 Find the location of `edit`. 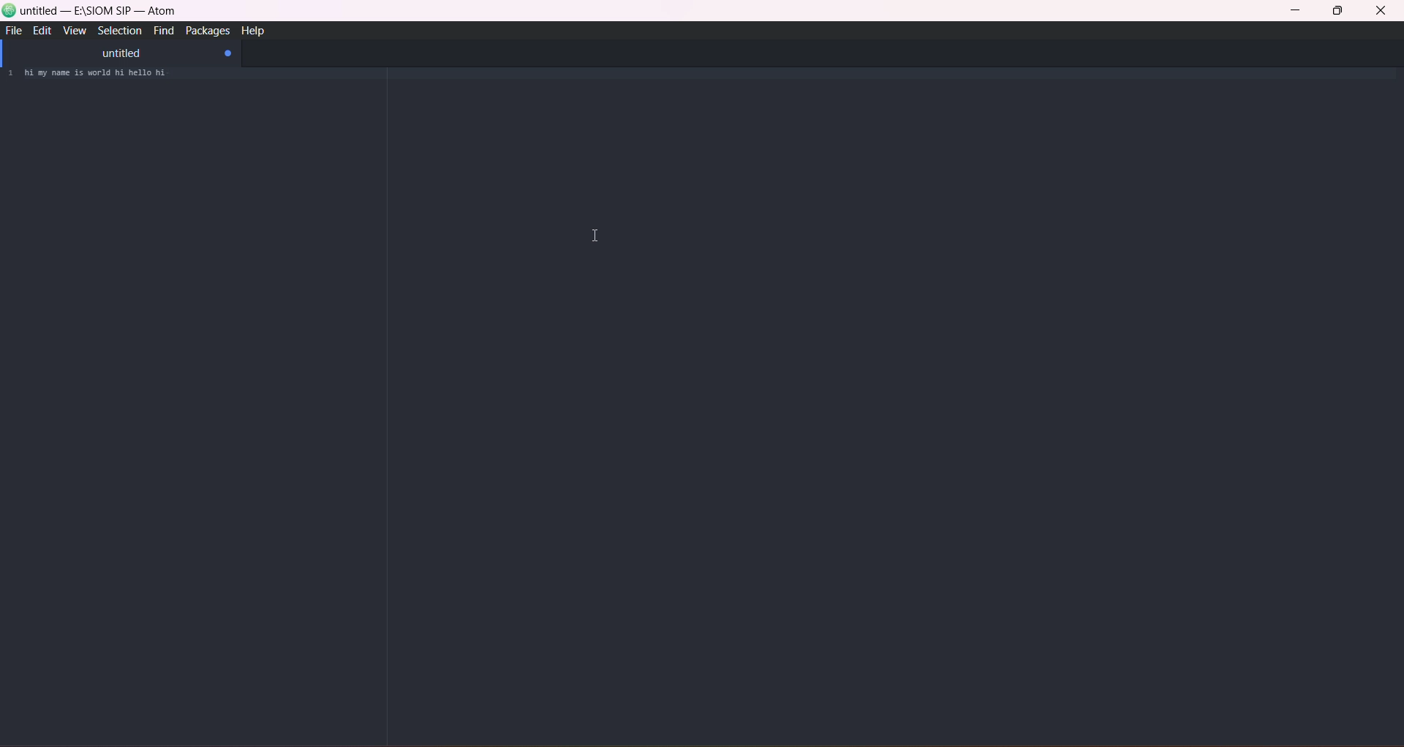

edit is located at coordinates (41, 31).